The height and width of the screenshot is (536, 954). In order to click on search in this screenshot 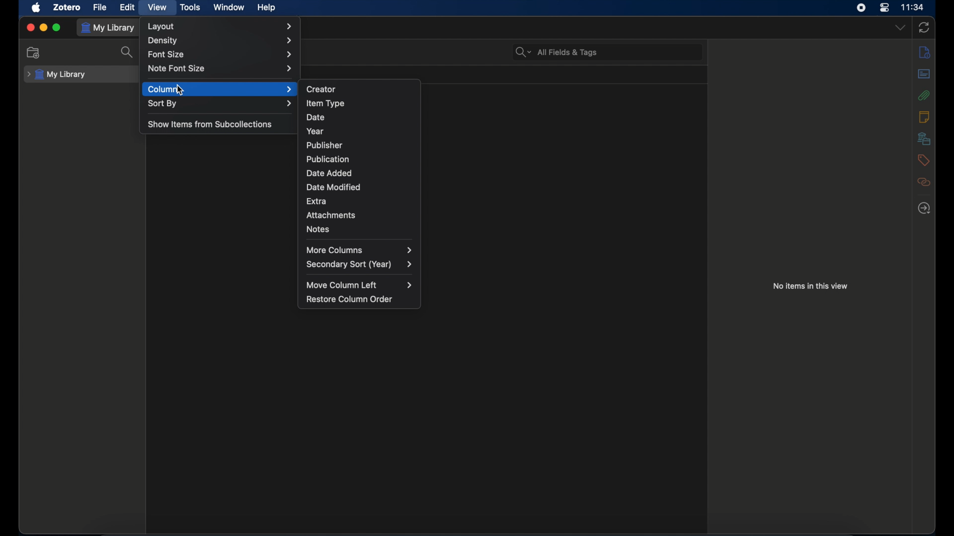, I will do `click(128, 53)`.